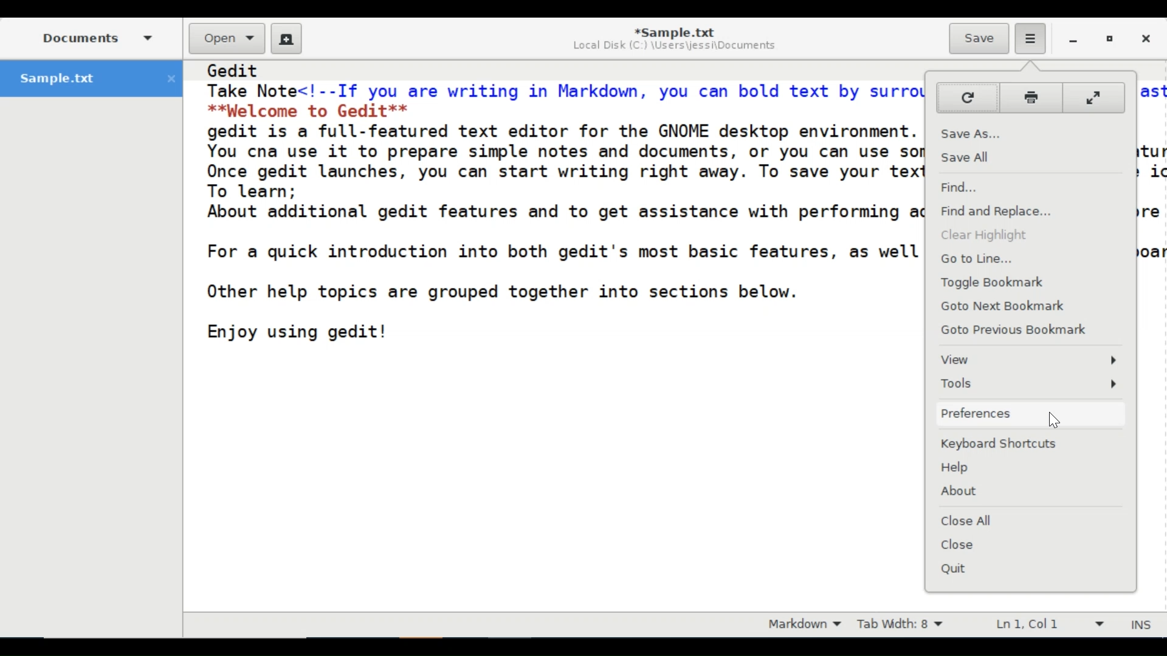 The height and width of the screenshot is (656, 1167). I want to click on Open, so click(227, 39).